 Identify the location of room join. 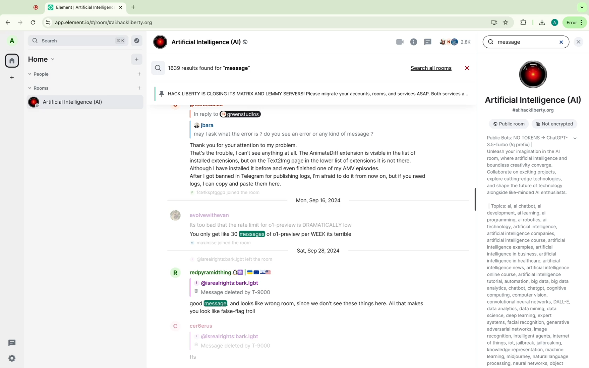
(232, 260).